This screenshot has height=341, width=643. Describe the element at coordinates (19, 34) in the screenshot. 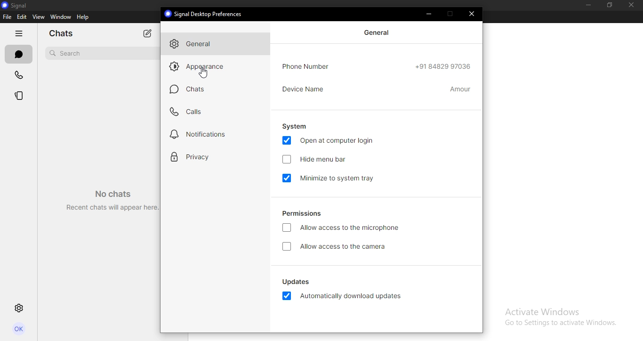

I see `hide tabs` at that location.